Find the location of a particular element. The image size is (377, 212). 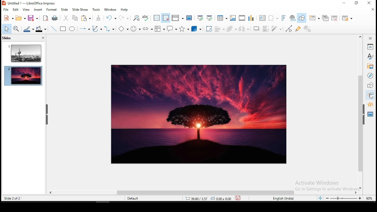

show draw functions is located at coordinates (301, 18).